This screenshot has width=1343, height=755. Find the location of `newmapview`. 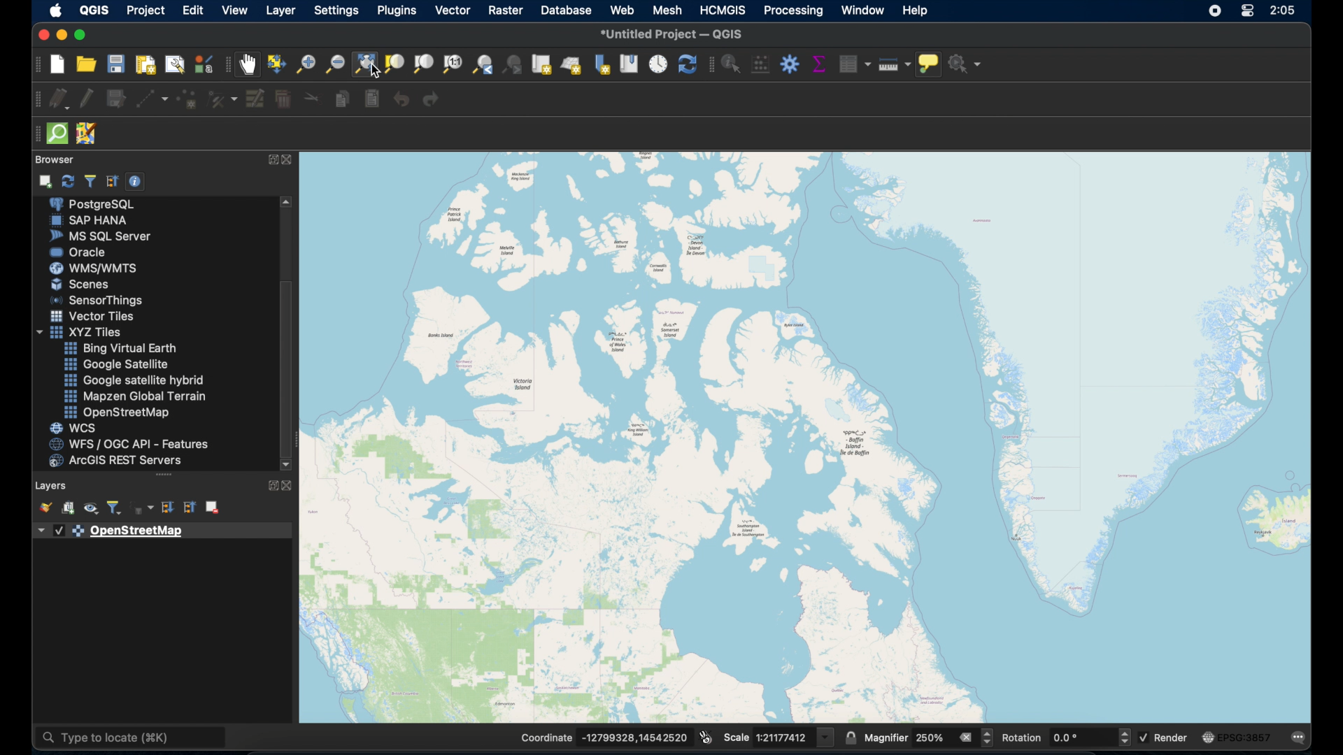

newmapview is located at coordinates (542, 64).